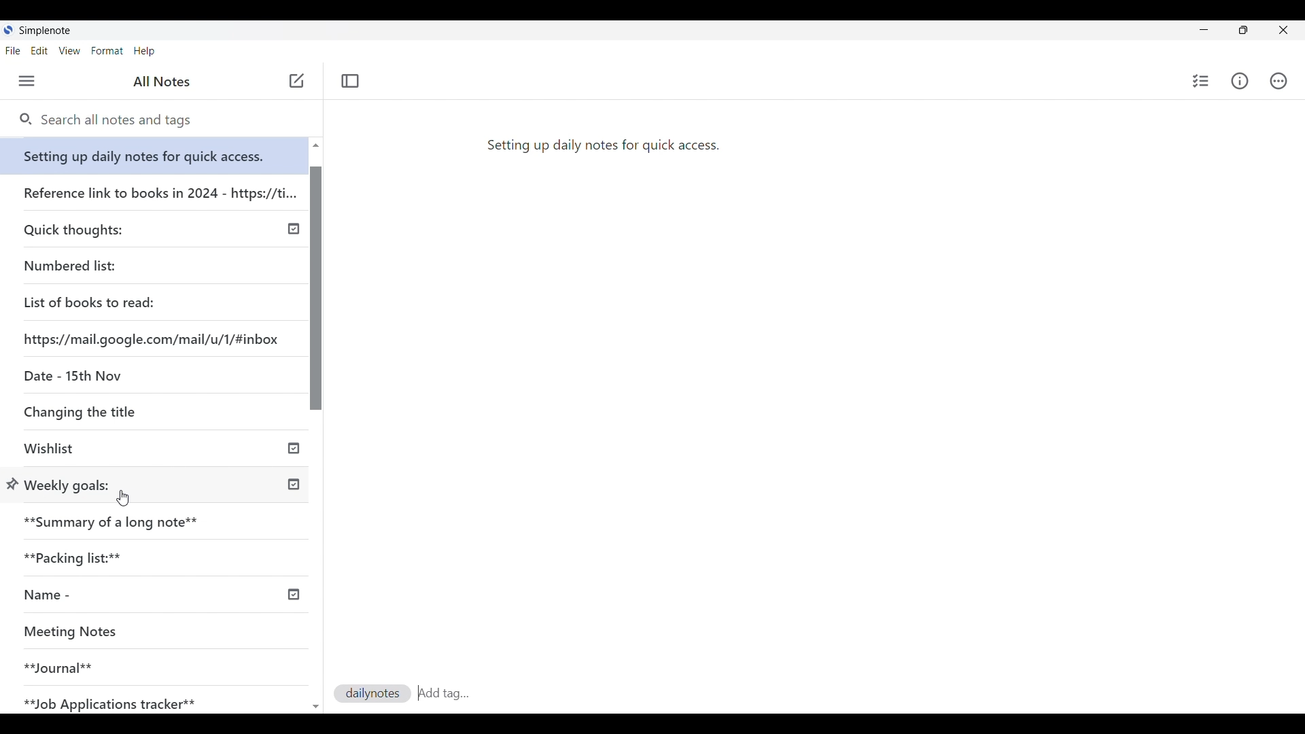  I want to click on Quick slide to top, so click(315, 145).